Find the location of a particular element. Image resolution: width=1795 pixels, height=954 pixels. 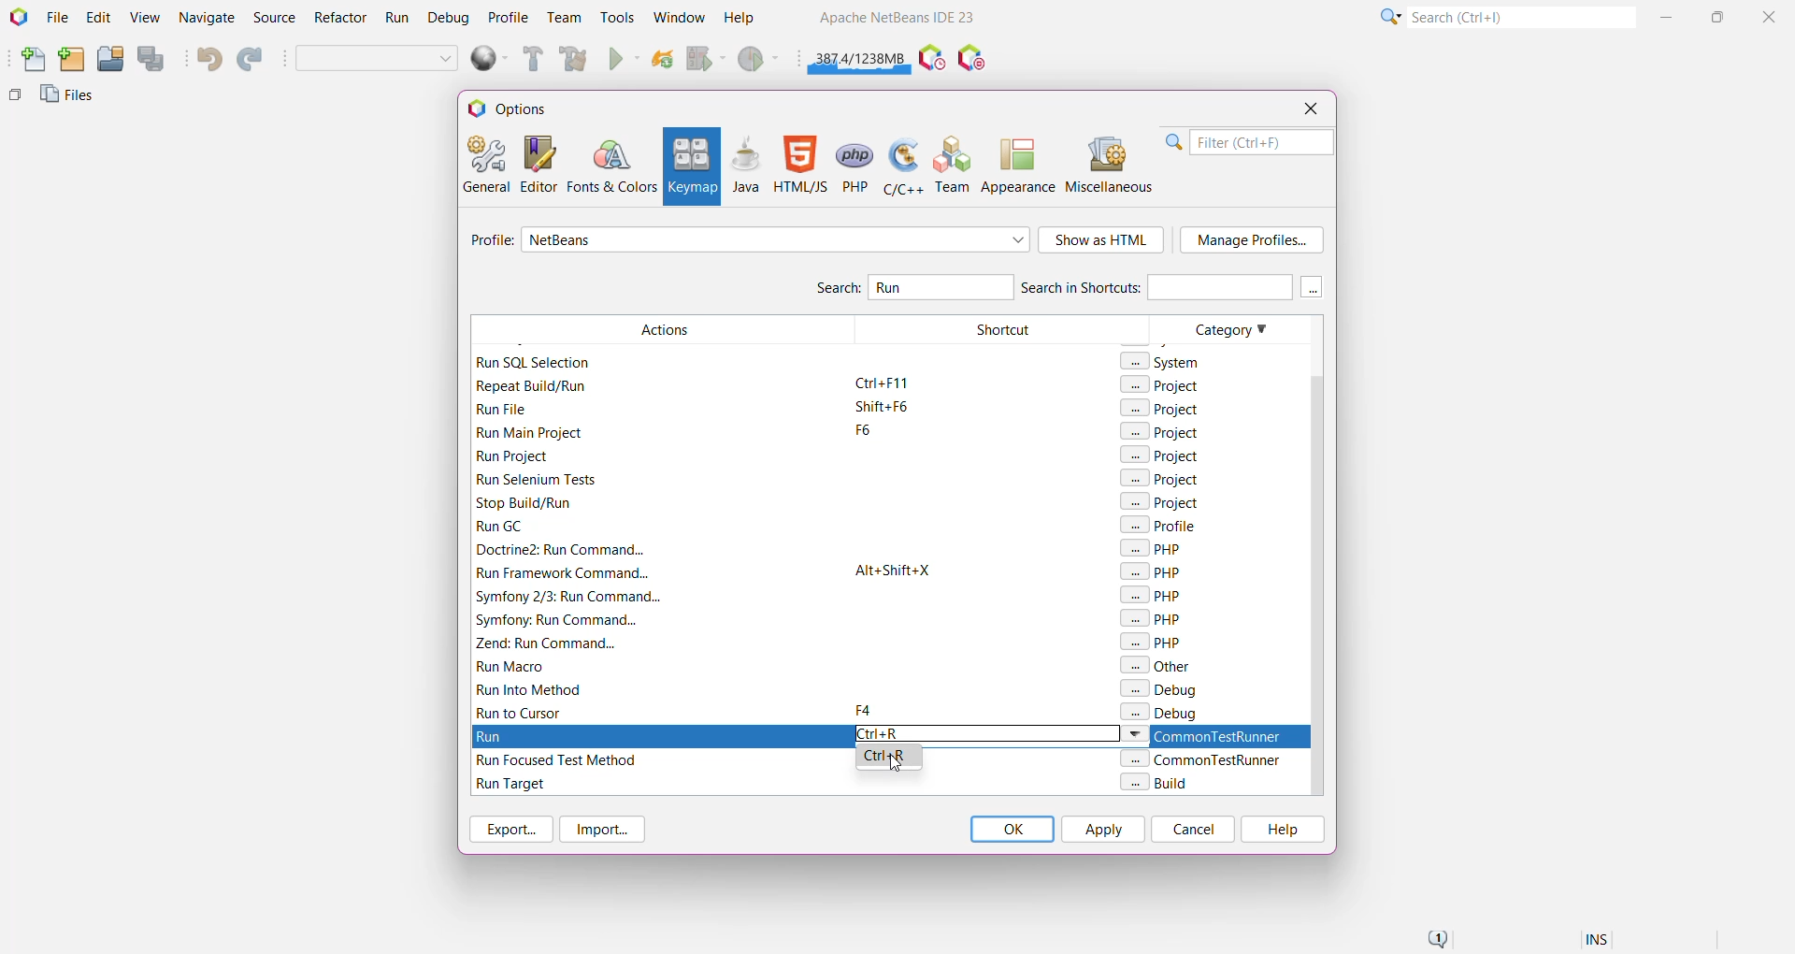

Application Logo is located at coordinates (17, 18).